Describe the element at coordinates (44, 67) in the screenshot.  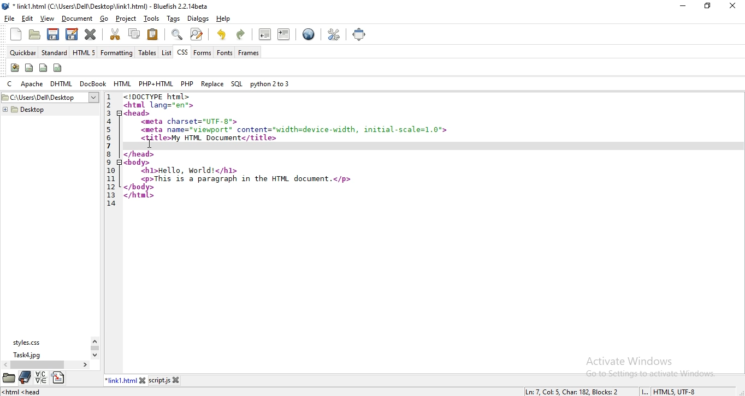
I see `div` at that location.